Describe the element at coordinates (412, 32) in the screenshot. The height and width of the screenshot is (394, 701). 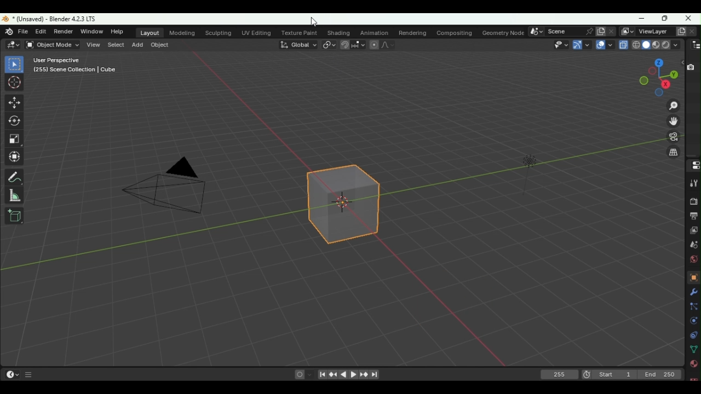
I see `Rendering` at that location.